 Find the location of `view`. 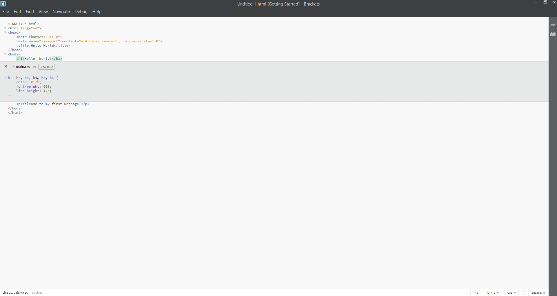

view is located at coordinates (43, 12).